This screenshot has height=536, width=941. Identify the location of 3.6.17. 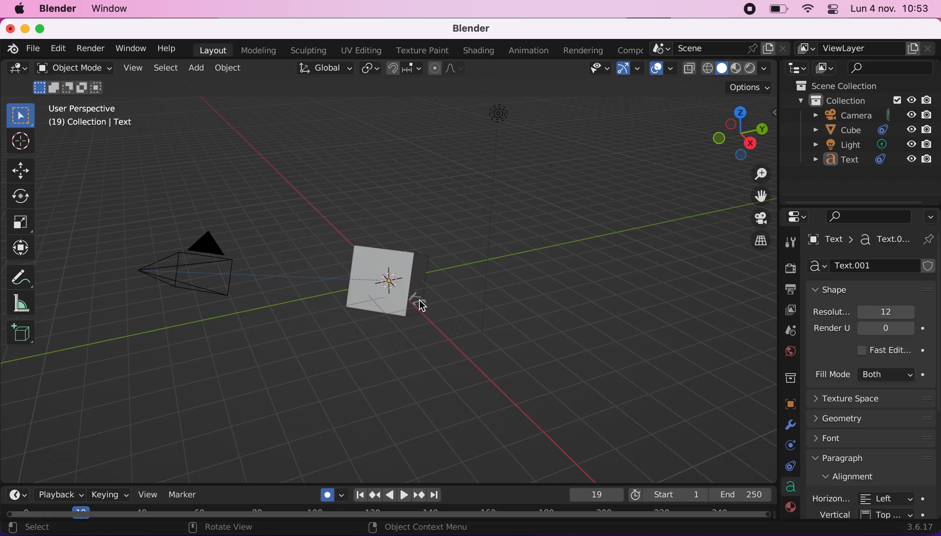
(911, 529).